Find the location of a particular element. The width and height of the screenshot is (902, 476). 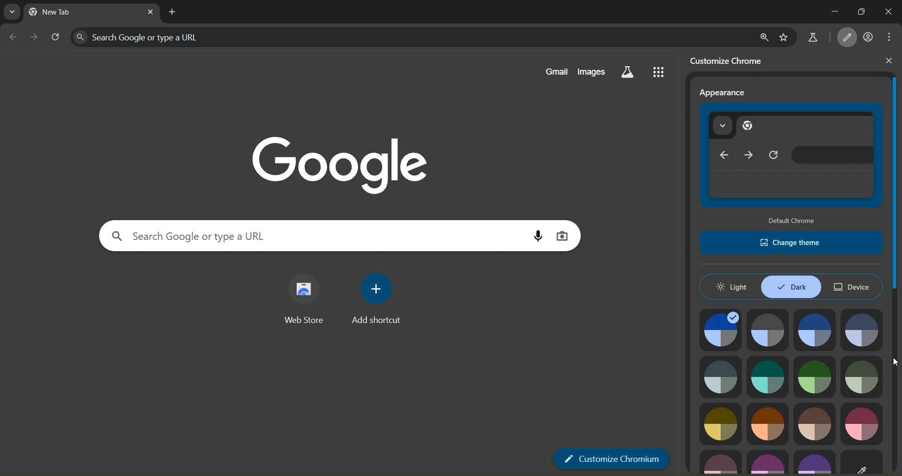

light is located at coordinates (733, 287).